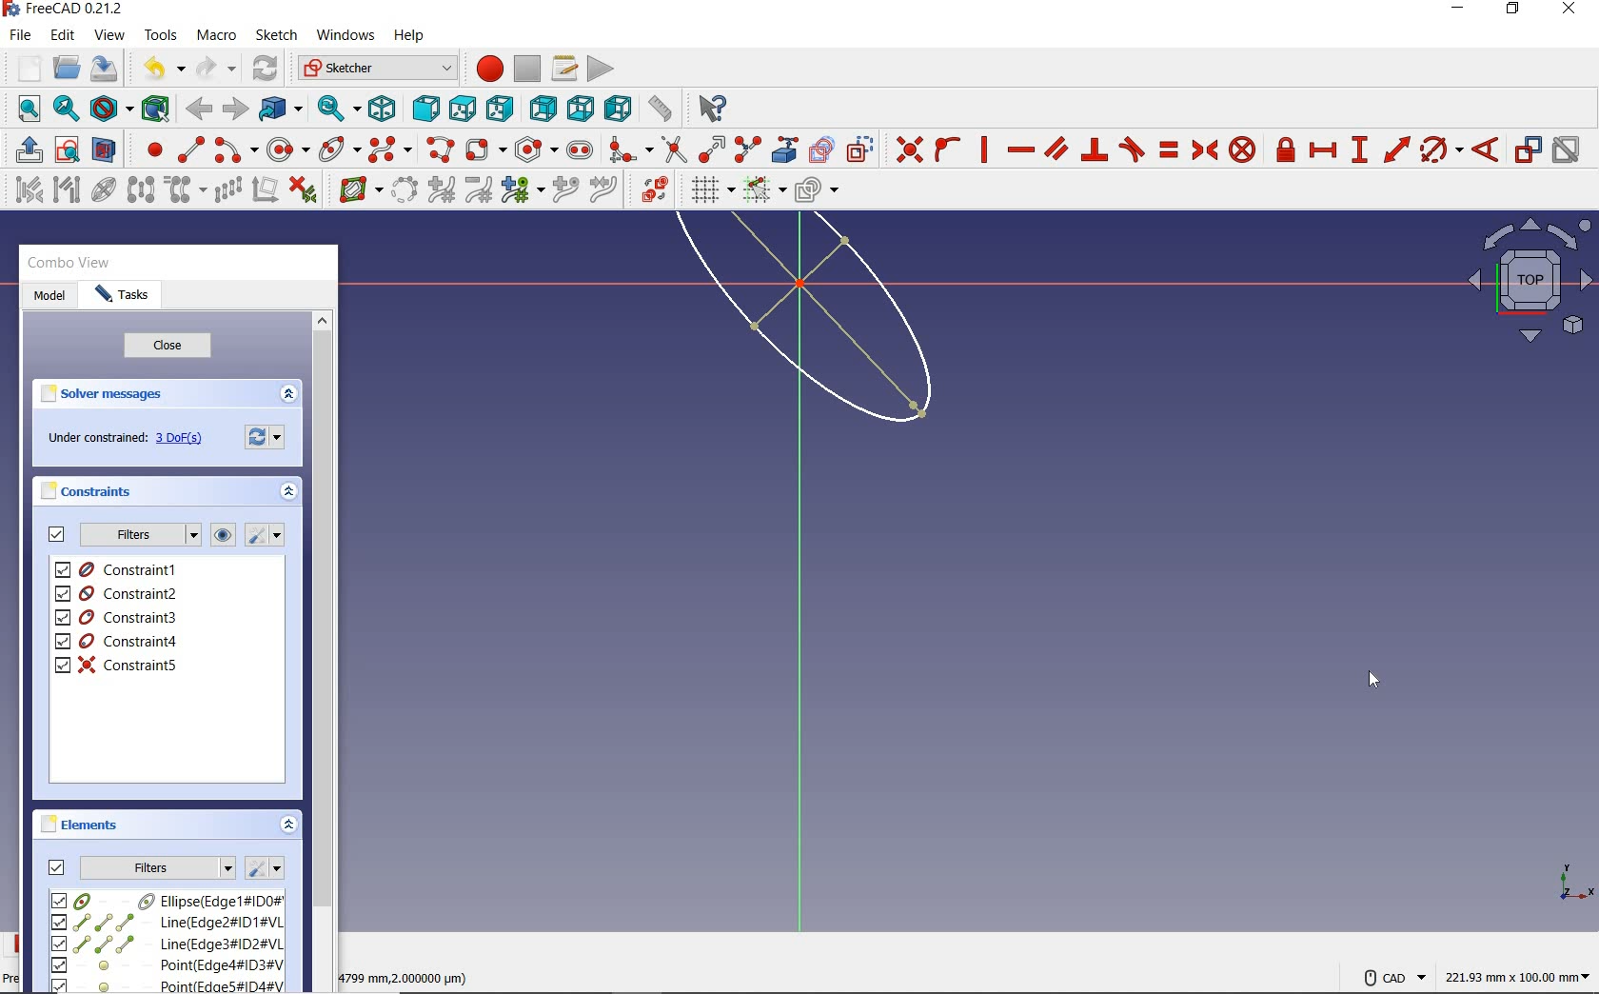 The height and width of the screenshot is (994, 1599). I want to click on sketch panned up, so click(771, 332).